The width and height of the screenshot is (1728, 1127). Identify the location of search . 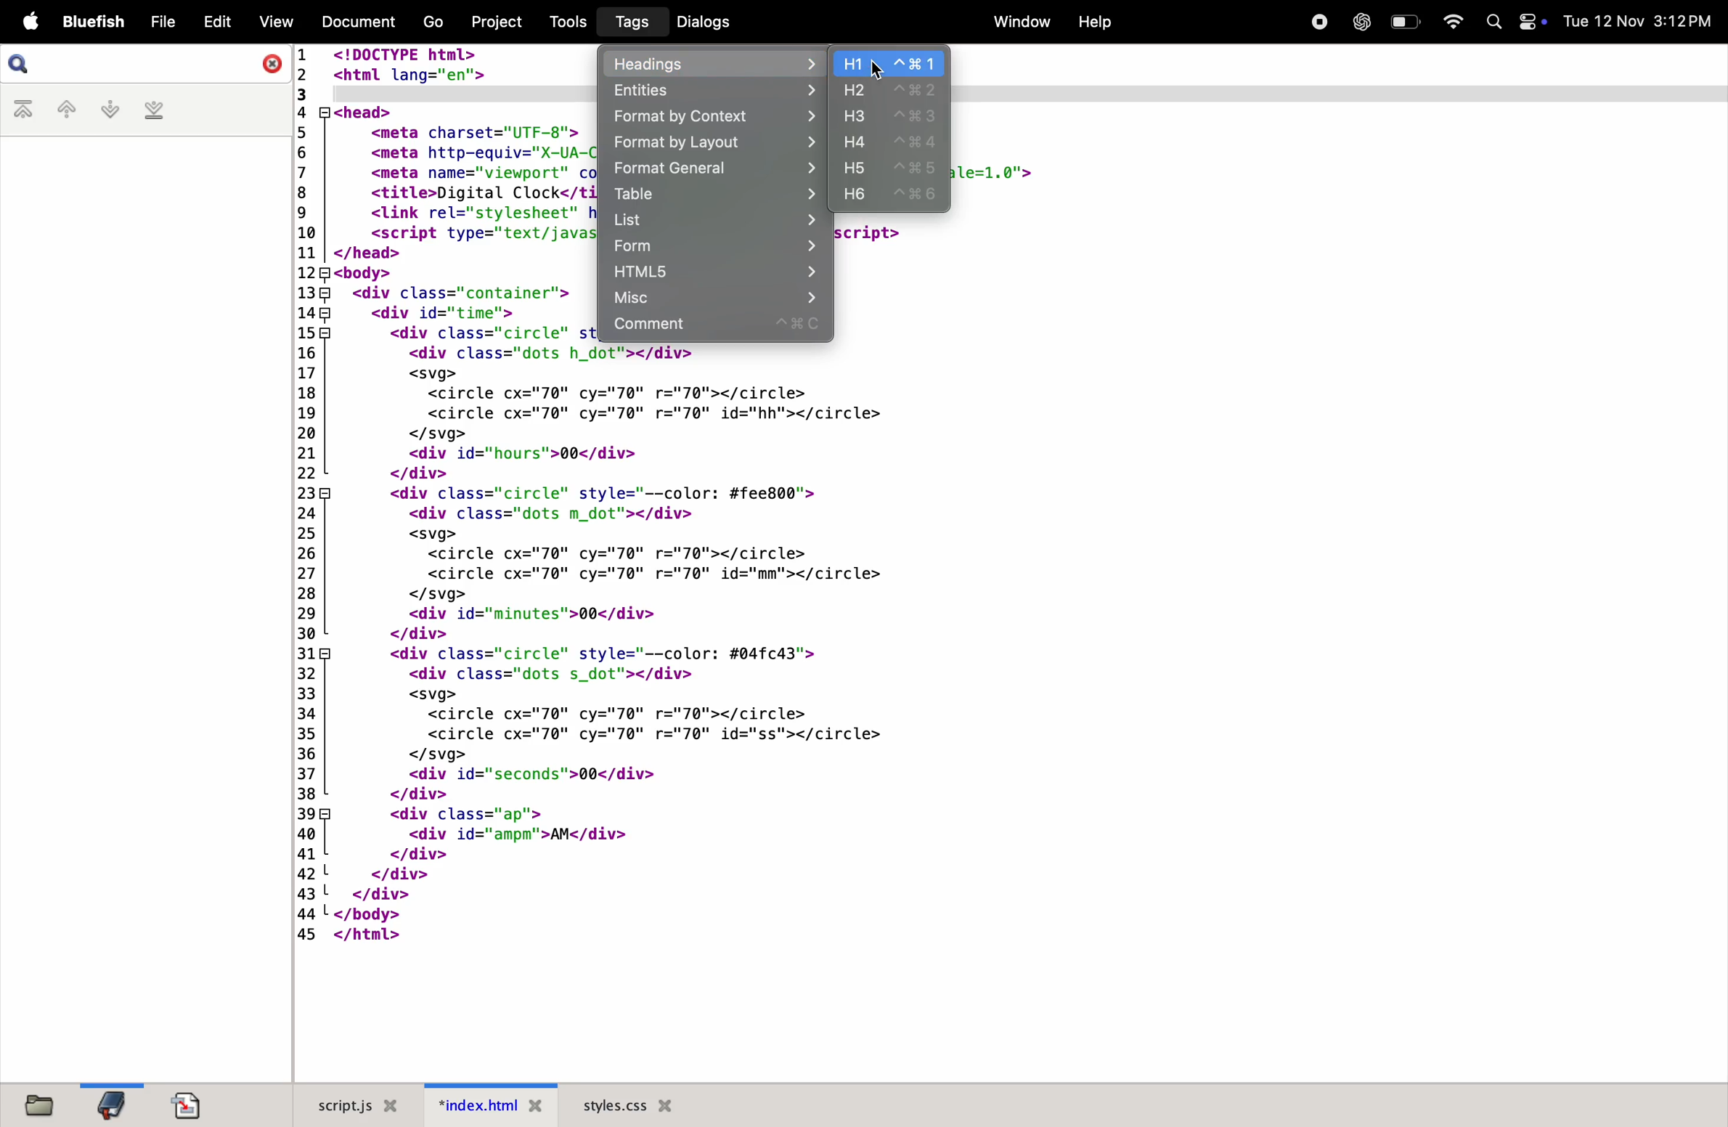
(148, 64).